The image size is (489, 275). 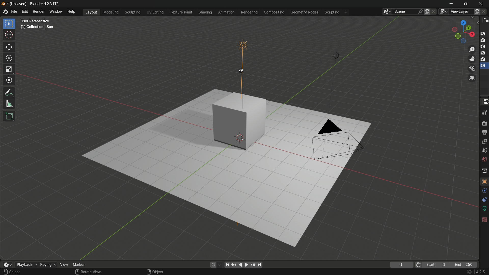 I want to click on playback, so click(x=25, y=265).